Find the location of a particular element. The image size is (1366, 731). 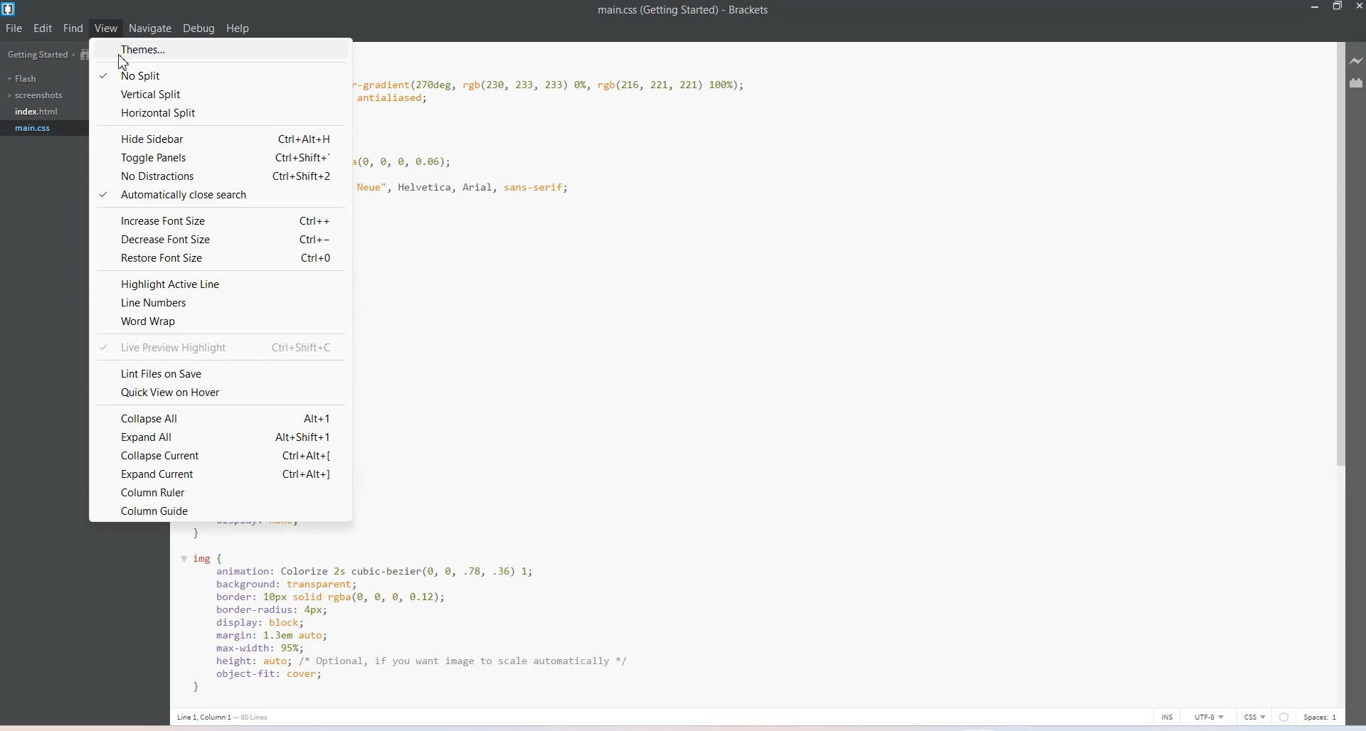

Flash is located at coordinates (22, 78).